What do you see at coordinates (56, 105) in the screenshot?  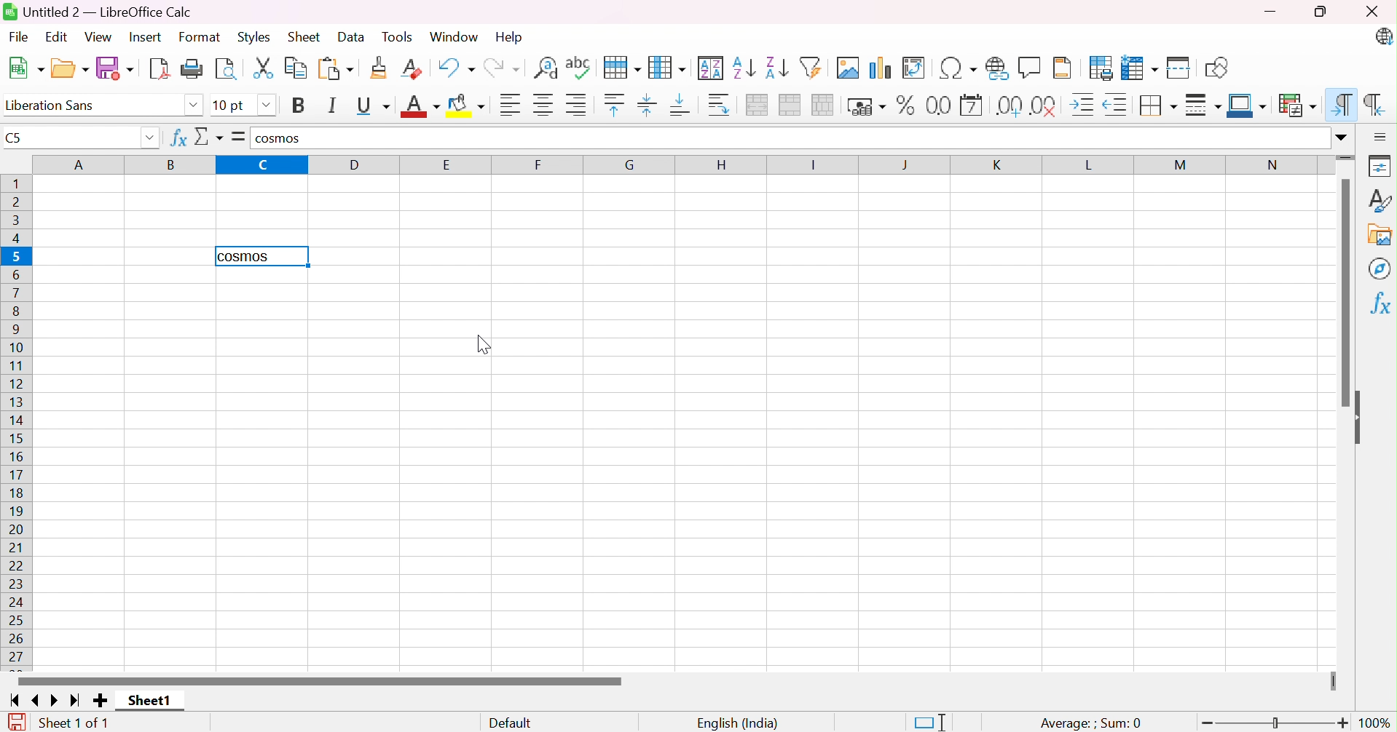 I see `Liberation Sans` at bounding box center [56, 105].